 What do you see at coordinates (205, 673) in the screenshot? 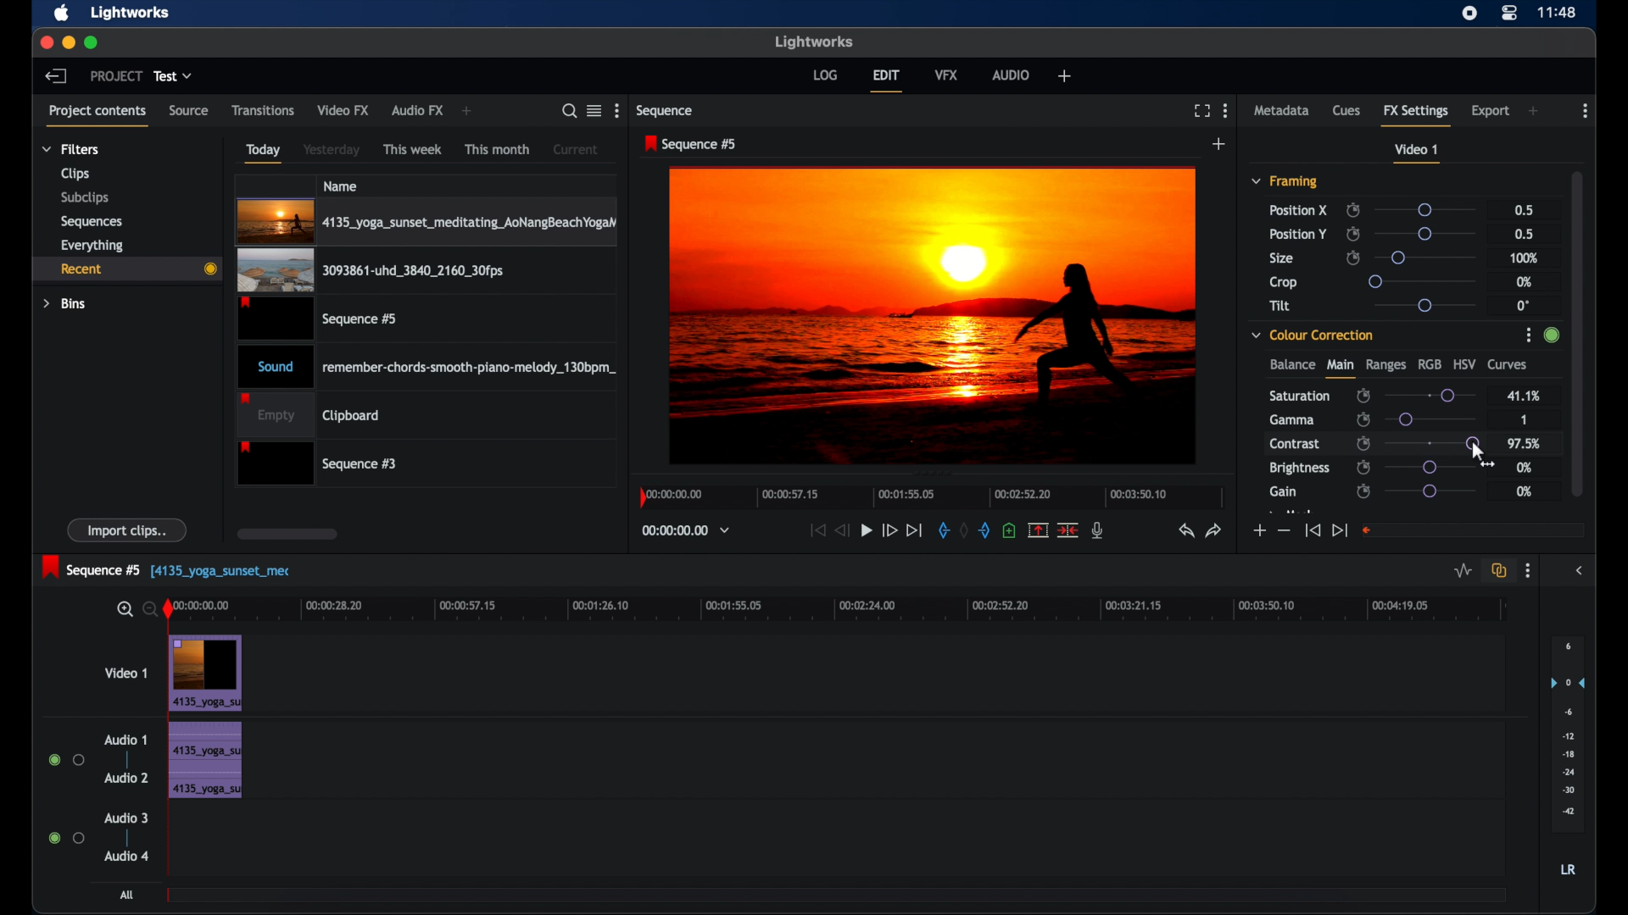
I see `video` at bounding box center [205, 673].